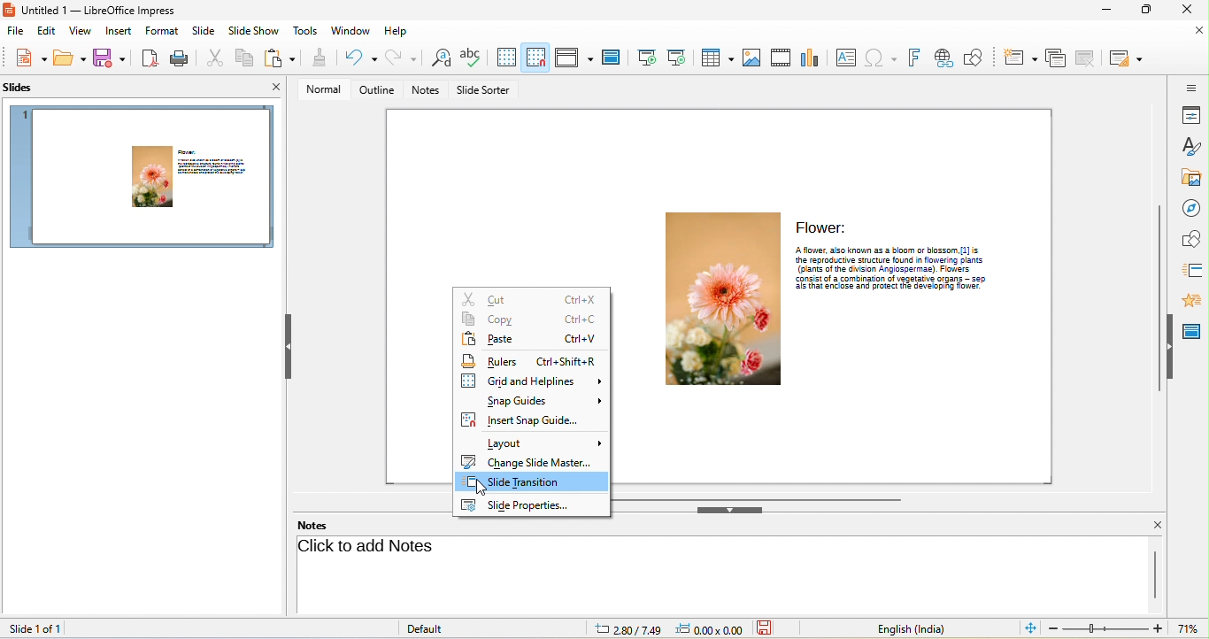 Image resolution: width=1209 pixels, height=639 pixels. What do you see at coordinates (532, 383) in the screenshot?
I see `grid and helplines` at bounding box center [532, 383].